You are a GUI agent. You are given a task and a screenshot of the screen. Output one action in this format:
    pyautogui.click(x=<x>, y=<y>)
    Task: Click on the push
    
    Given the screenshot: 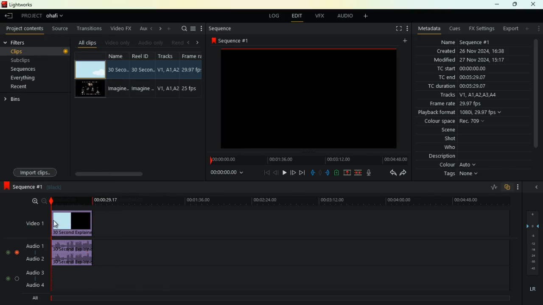 What is the action you would take?
    pyautogui.click(x=328, y=173)
    